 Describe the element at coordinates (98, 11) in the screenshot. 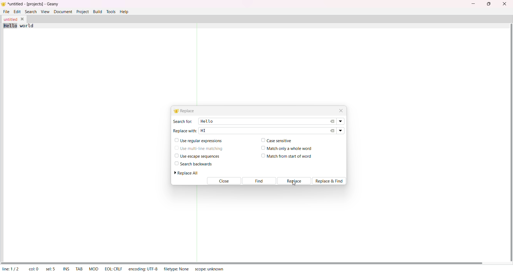

I see `build` at that location.